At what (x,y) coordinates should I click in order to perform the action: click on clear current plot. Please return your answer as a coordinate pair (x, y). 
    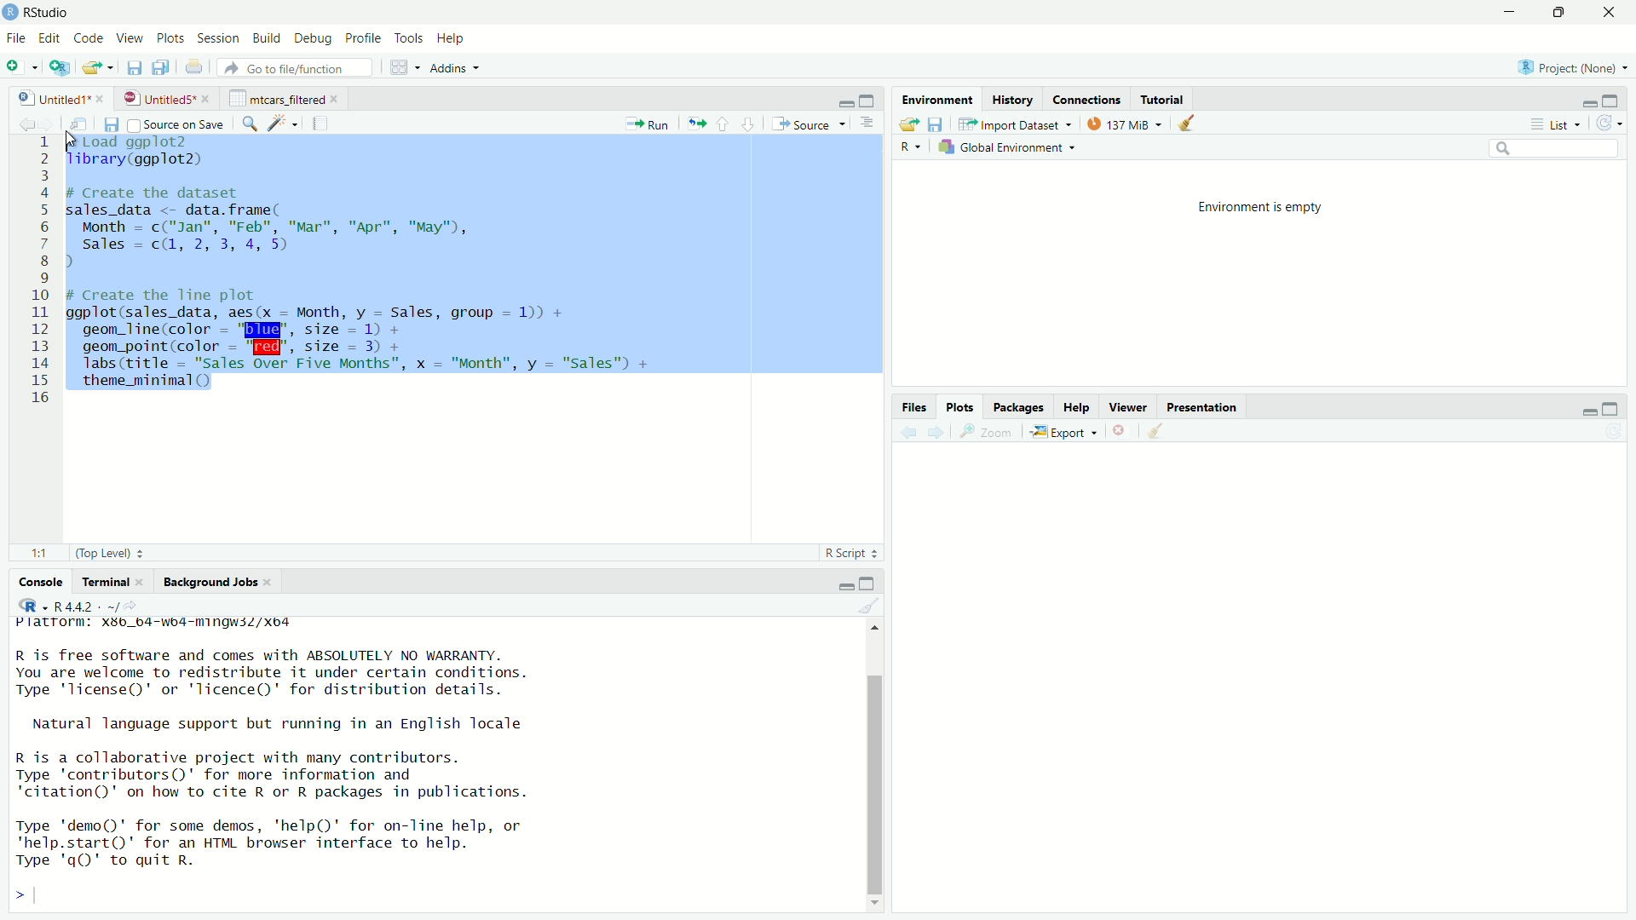
    Looking at the image, I should click on (1121, 431).